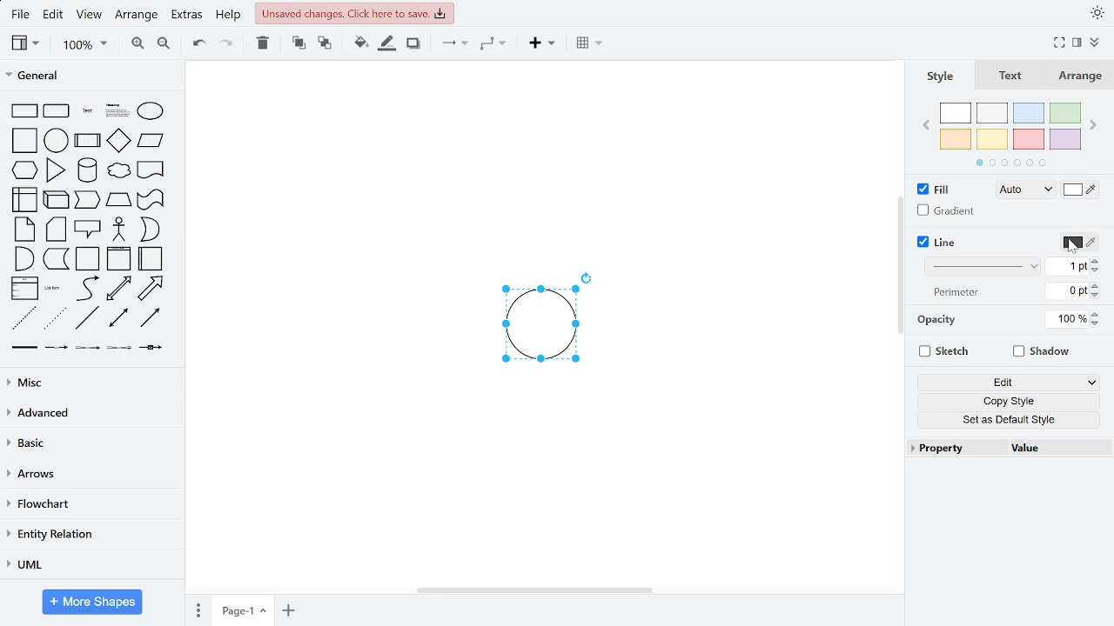 The image size is (1114, 626). What do you see at coordinates (26, 141) in the screenshot?
I see `square` at bounding box center [26, 141].